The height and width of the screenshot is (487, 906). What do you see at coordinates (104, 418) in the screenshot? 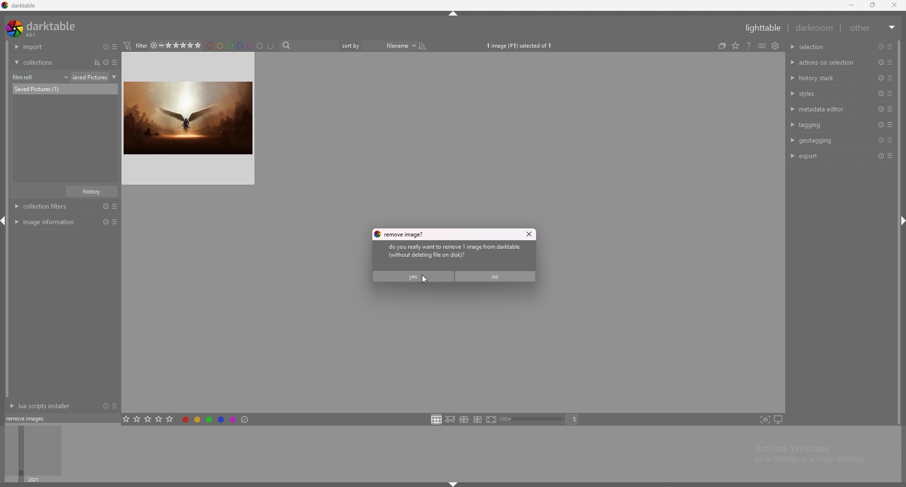
I see `reset` at bounding box center [104, 418].